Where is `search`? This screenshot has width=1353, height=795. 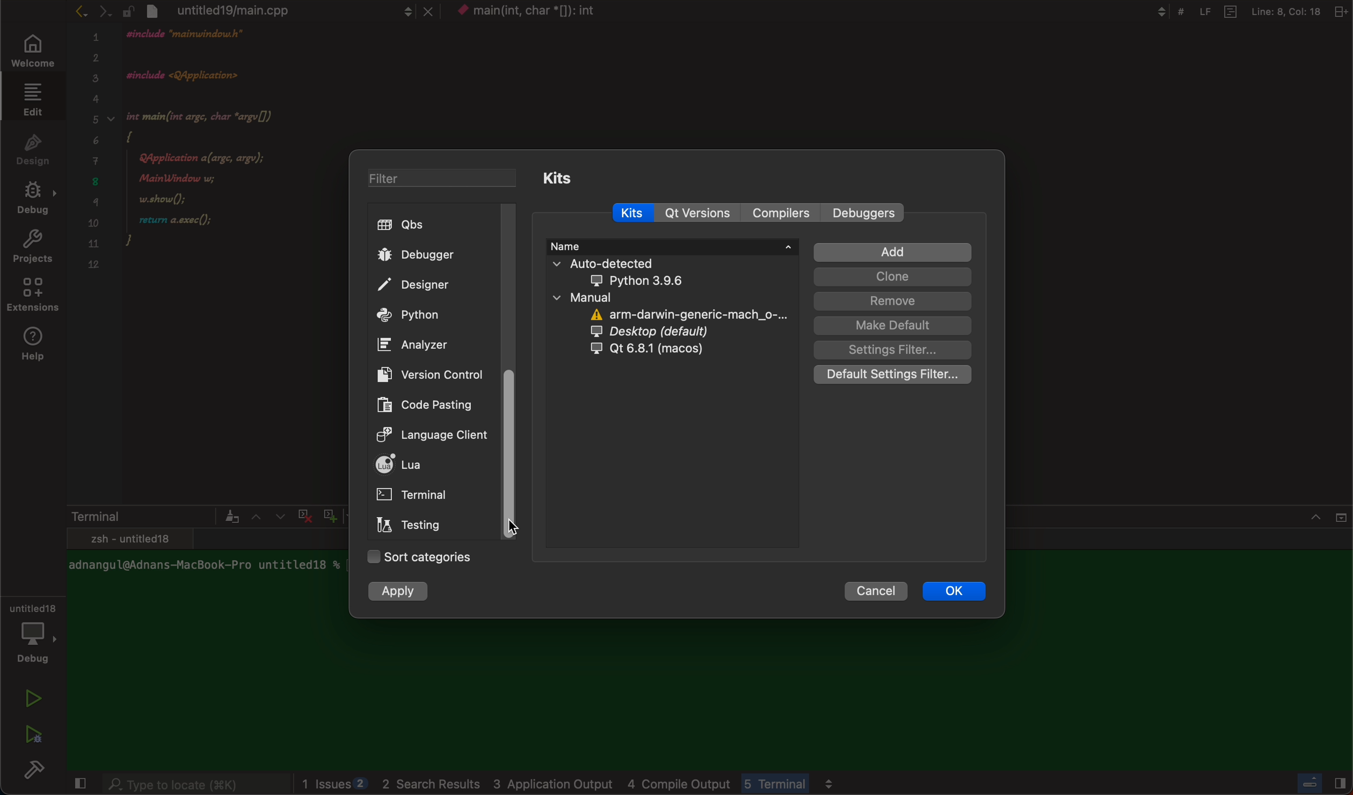 search is located at coordinates (195, 785).